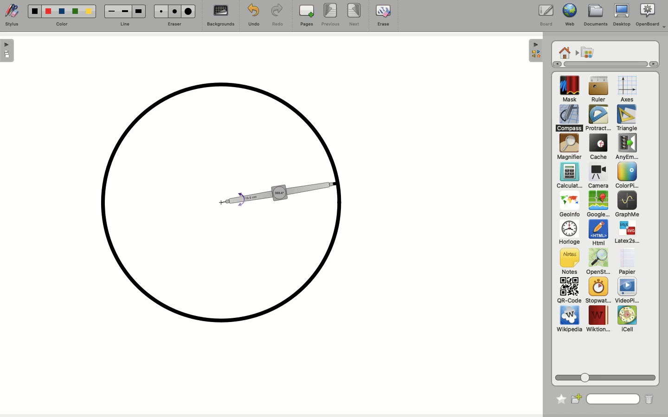 The height and width of the screenshot is (417, 668). What do you see at coordinates (338, 183) in the screenshot?
I see `mouse up` at bounding box center [338, 183].